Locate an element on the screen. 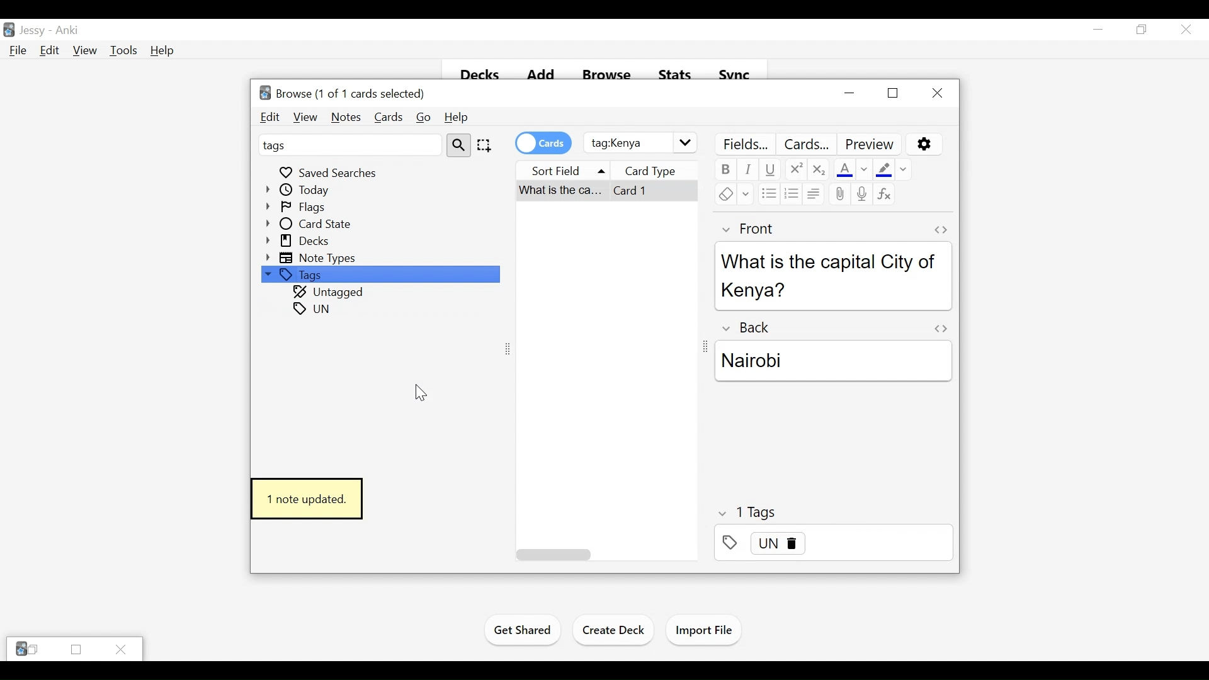  Help is located at coordinates (163, 51).